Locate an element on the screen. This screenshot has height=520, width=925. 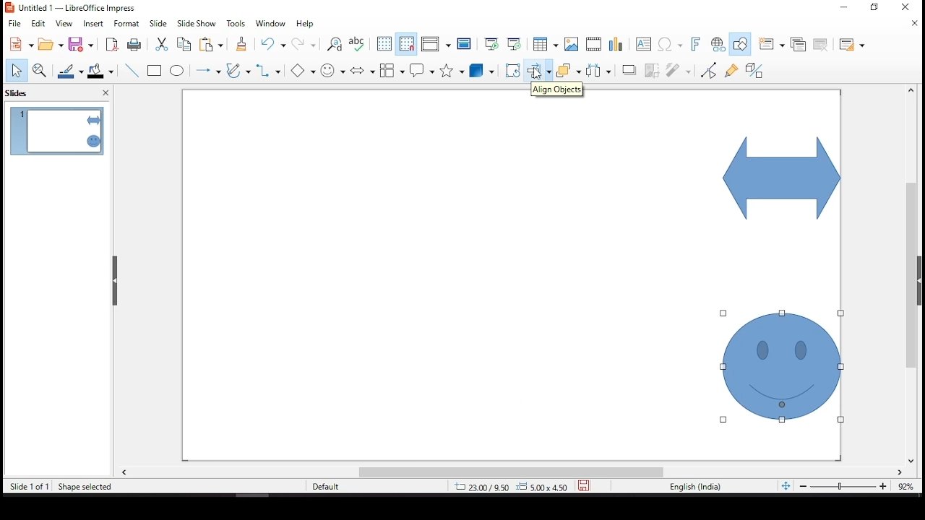
delete slide is located at coordinates (820, 45).